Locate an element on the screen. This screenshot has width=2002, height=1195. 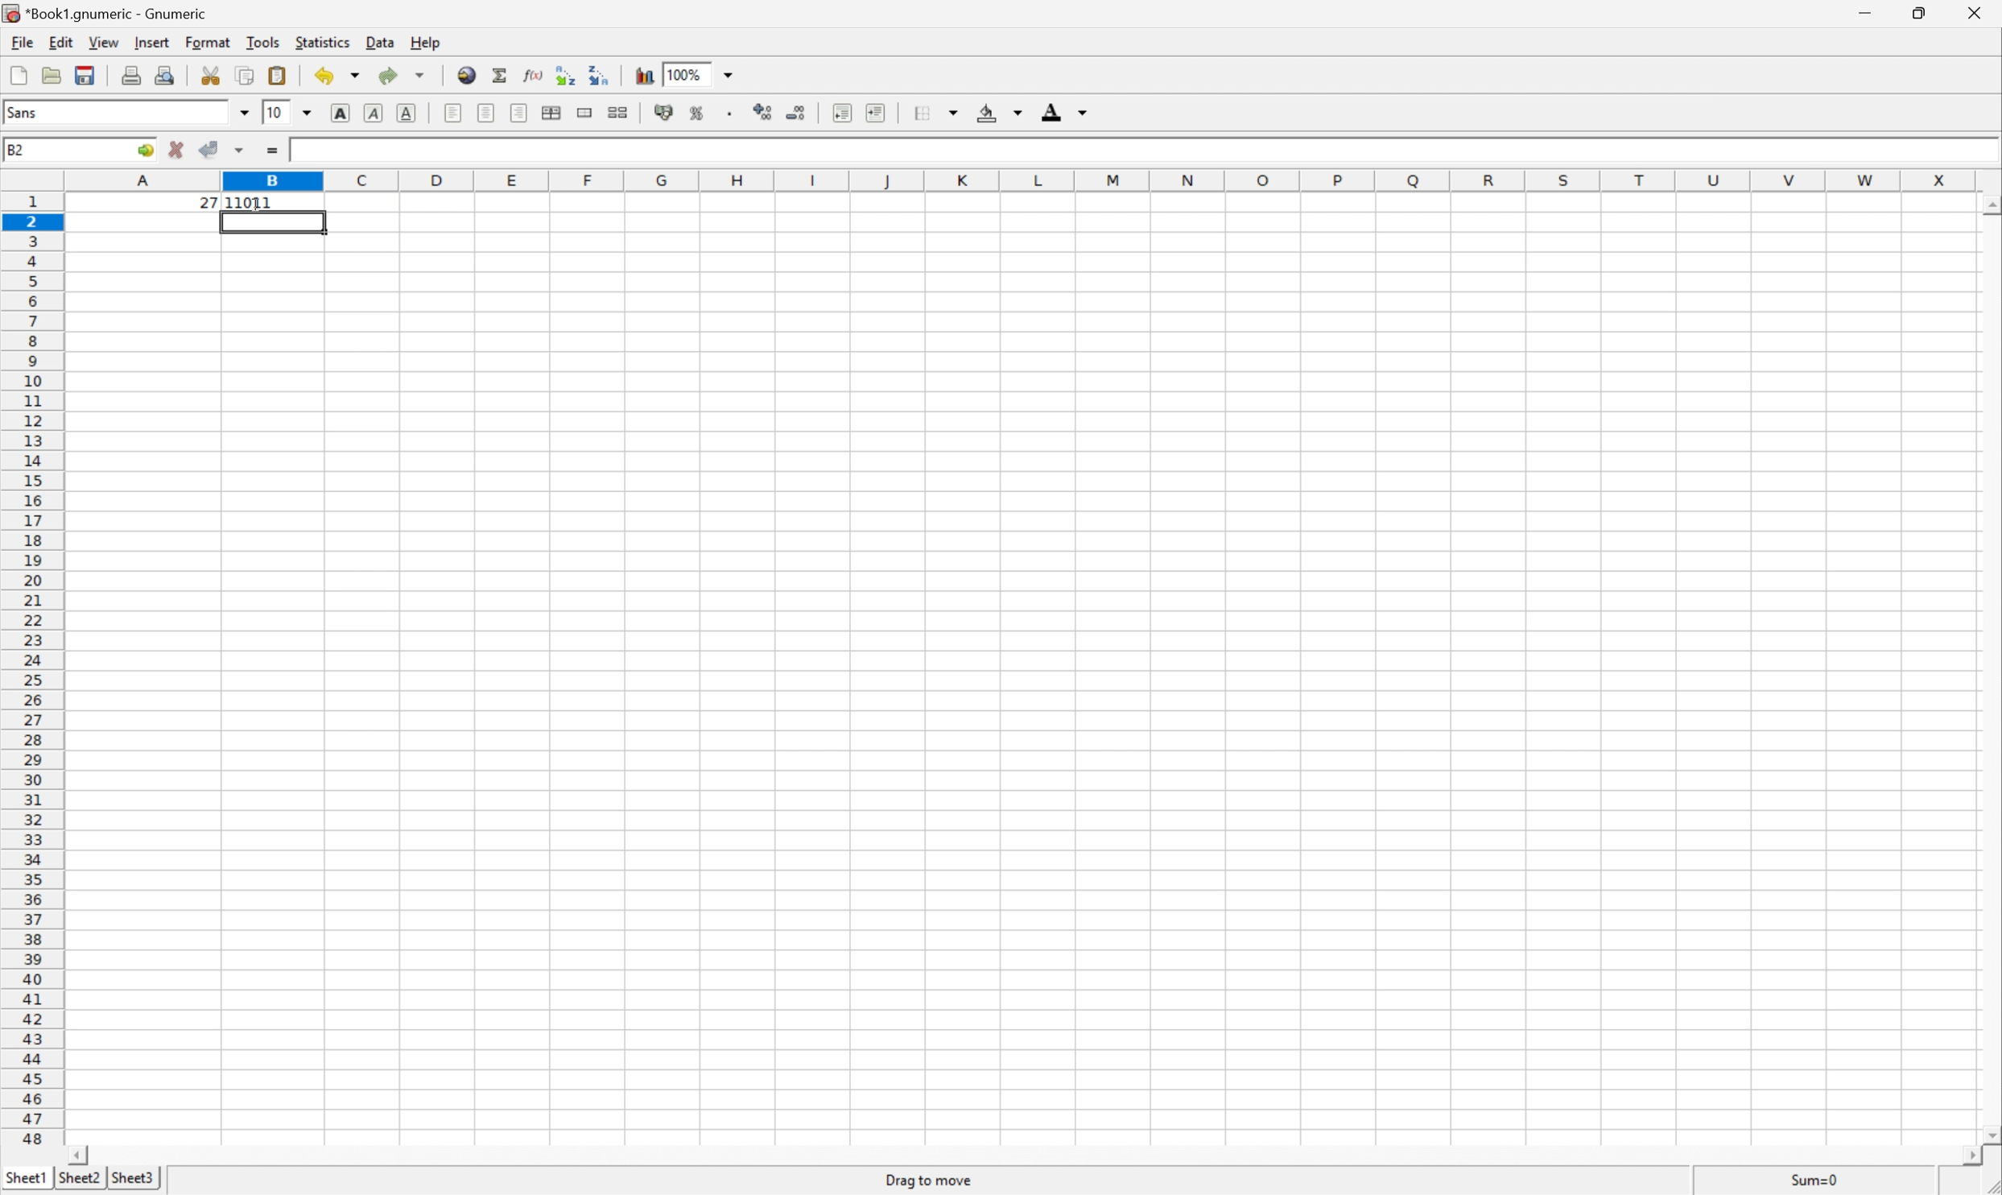
Save current workbook is located at coordinates (86, 76).